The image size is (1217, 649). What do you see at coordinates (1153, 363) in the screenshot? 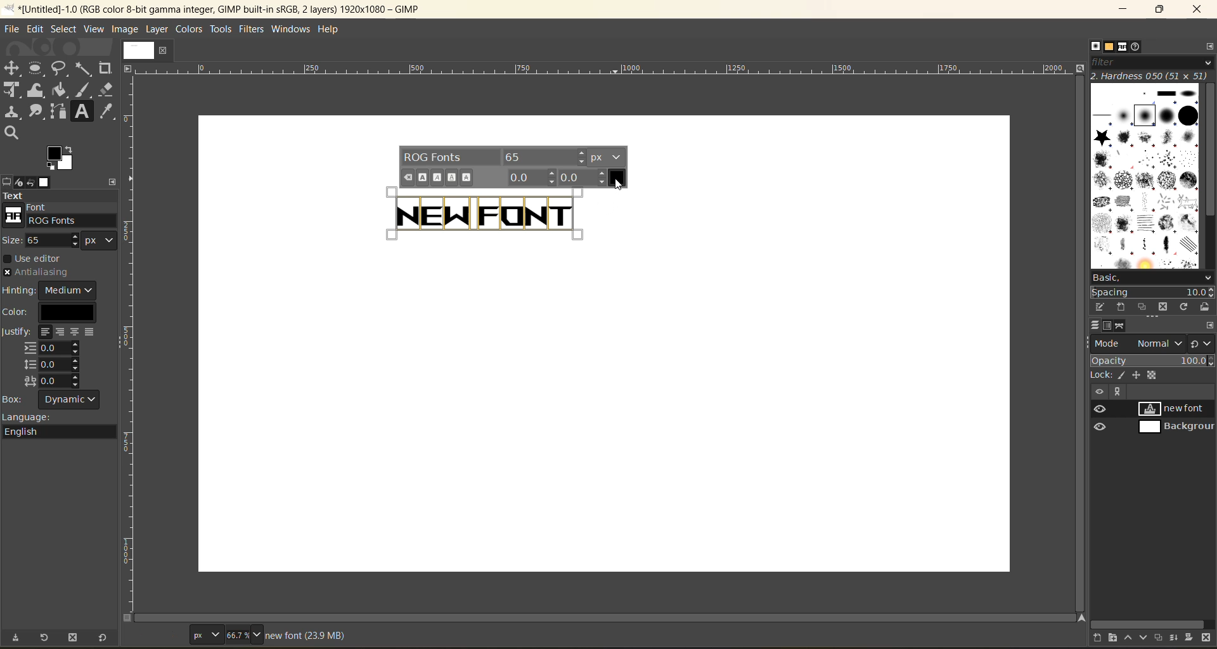
I see `opacity` at bounding box center [1153, 363].